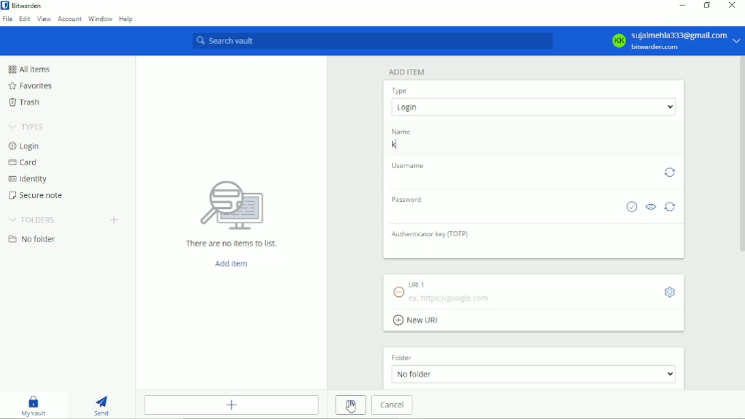  I want to click on All items, so click(31, 69).